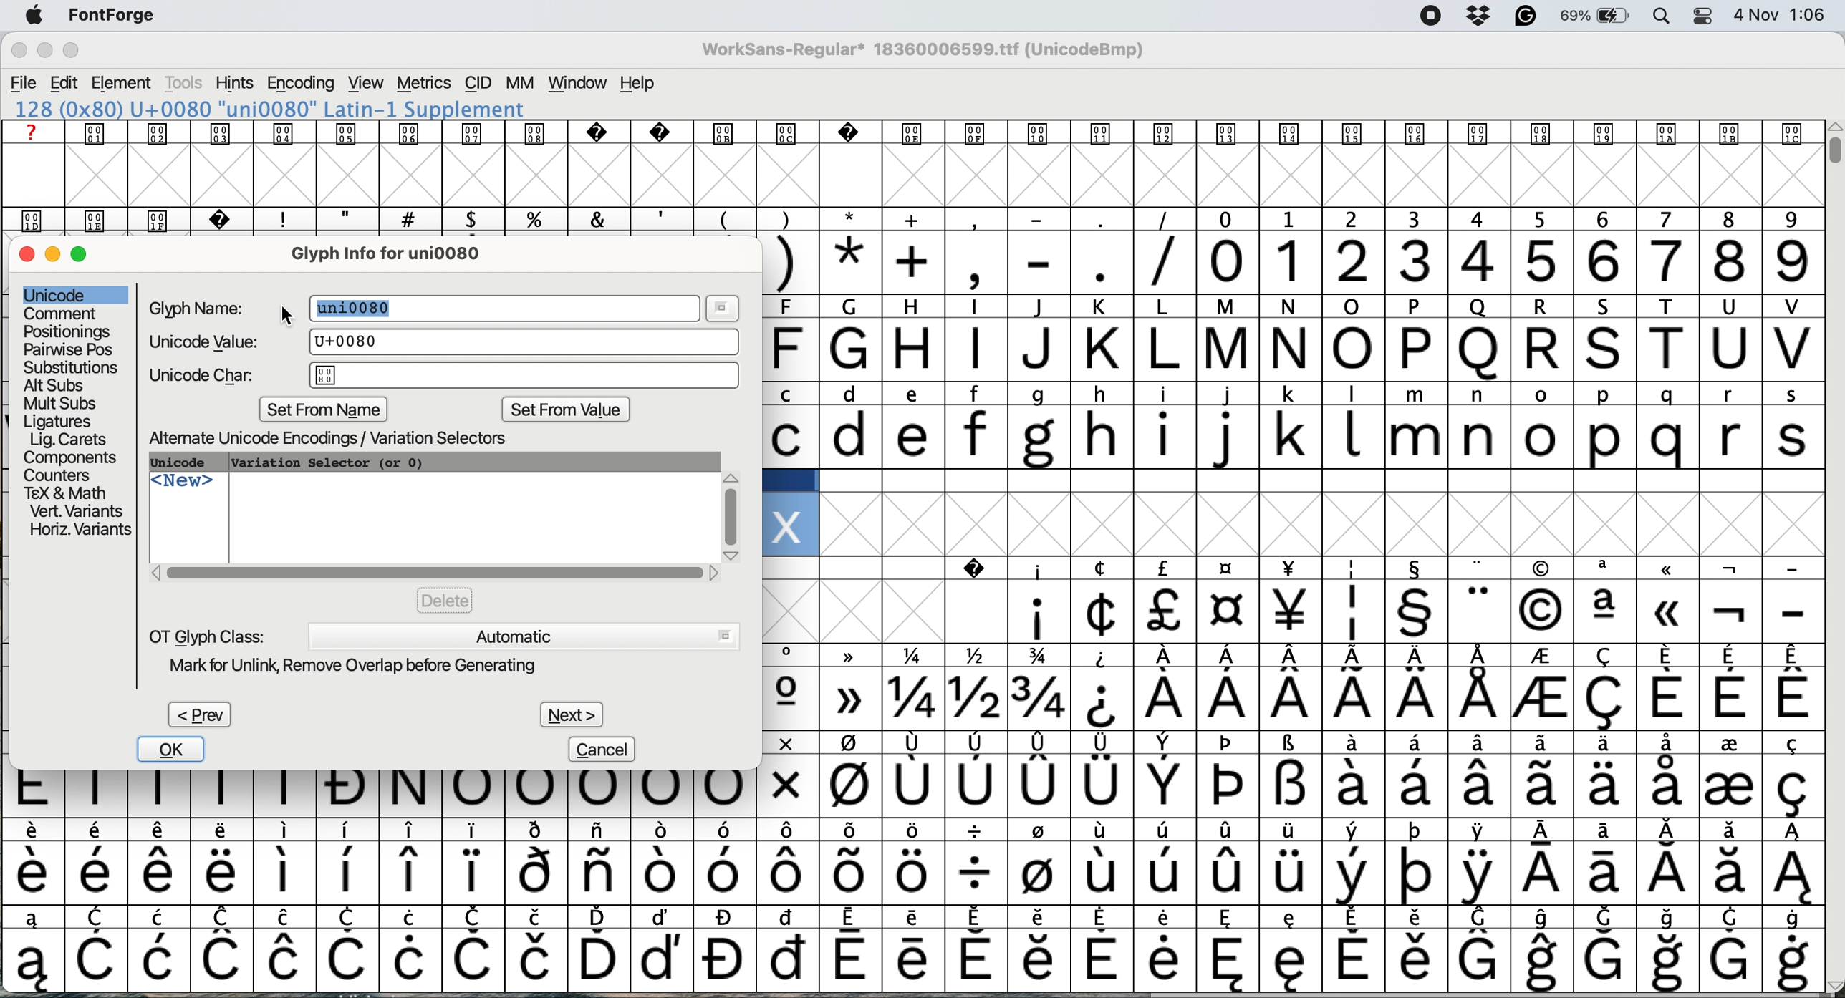 This screenshot has width=1845, height=998. I want to click on special characters, so click(1296, 699).